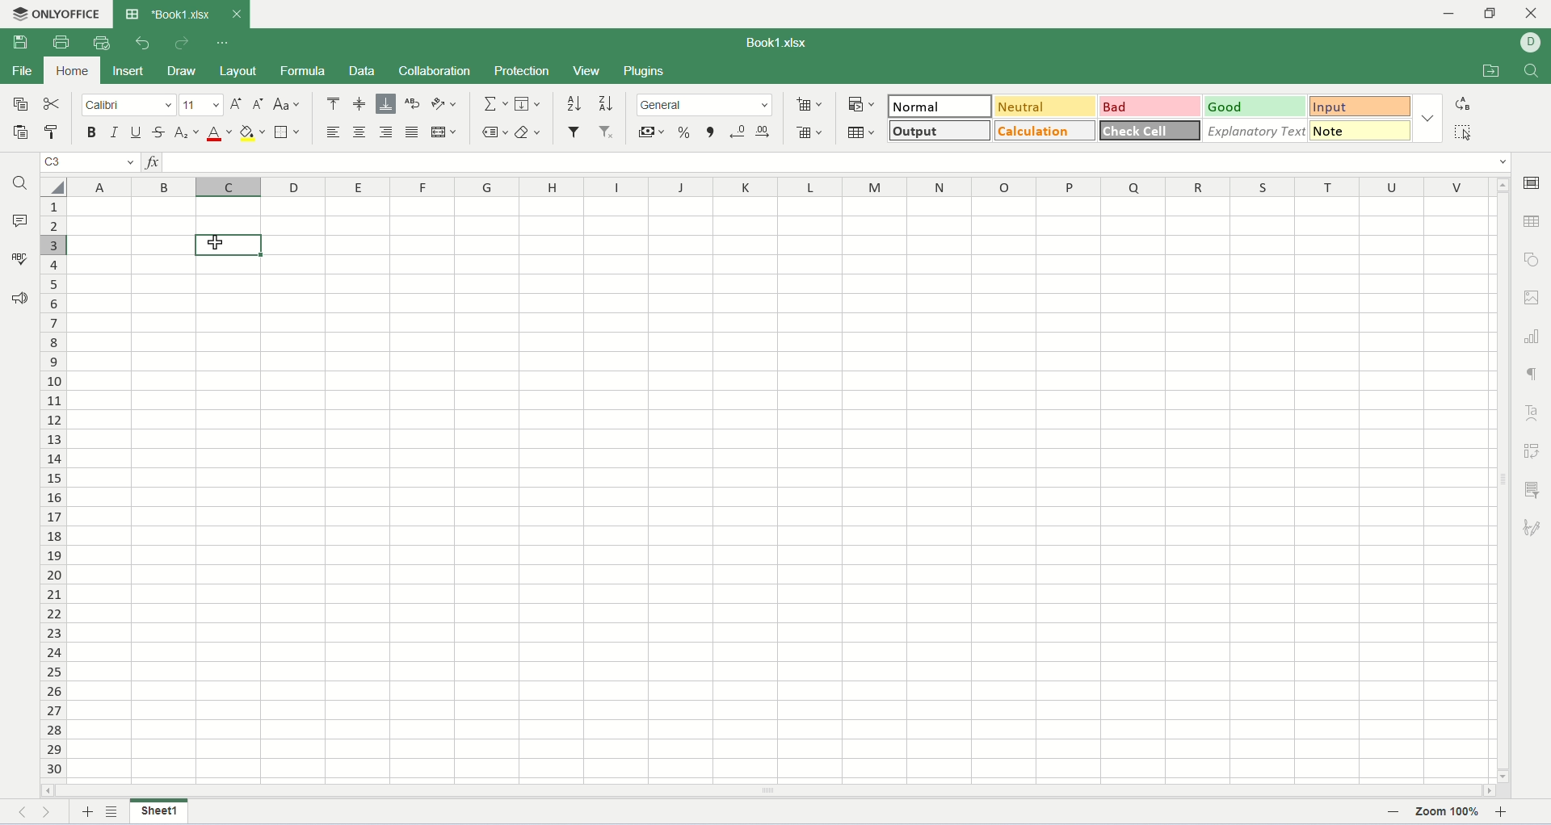 Image resolution: width=1551 pixels, height=825 pixels. I want to click on cell settings, so click(1535, 180).